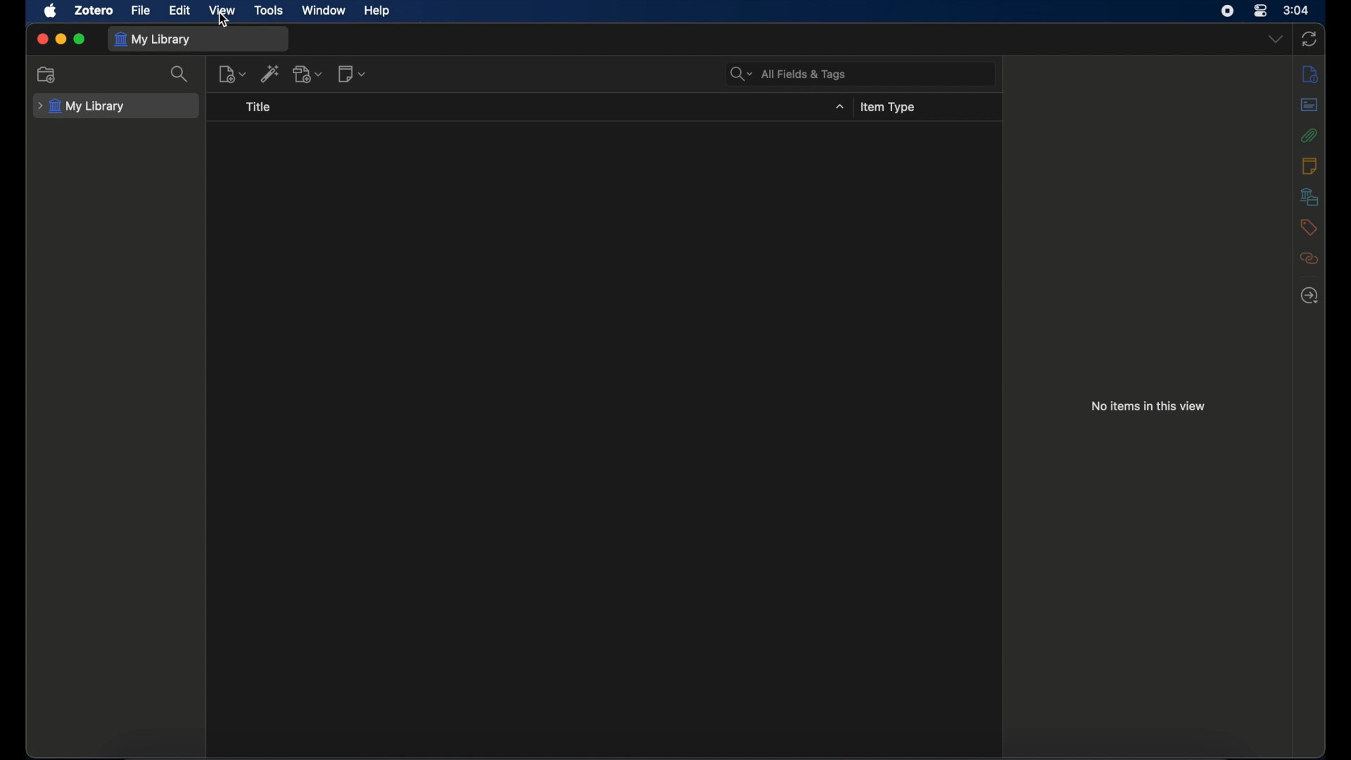 Image resolution: width=1351 pixels, height=760 pixels. I want to click on items type, so click(888, 107).